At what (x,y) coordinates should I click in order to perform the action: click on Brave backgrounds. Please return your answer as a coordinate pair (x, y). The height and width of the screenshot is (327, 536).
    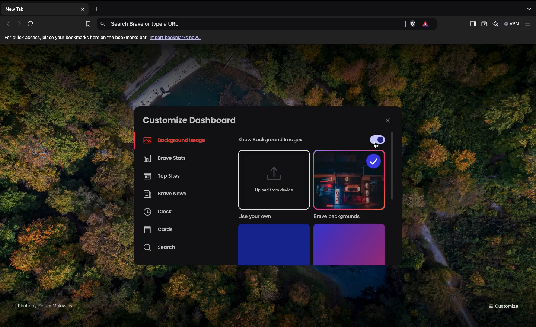
    Looking at the image, I should click on (349, 180).